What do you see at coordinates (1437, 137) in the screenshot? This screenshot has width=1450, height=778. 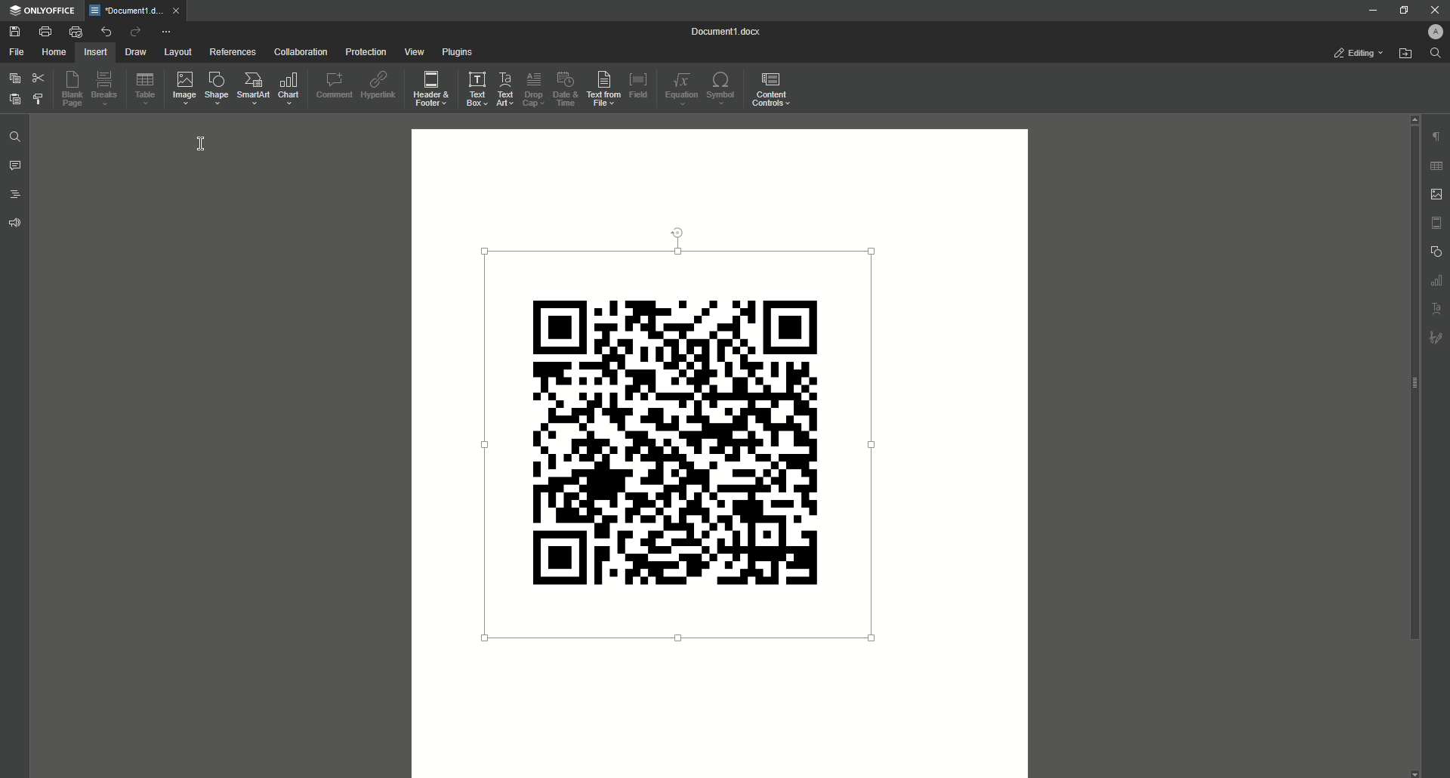 I see `Paragraph Settings` at bounding box center [1437, 137].